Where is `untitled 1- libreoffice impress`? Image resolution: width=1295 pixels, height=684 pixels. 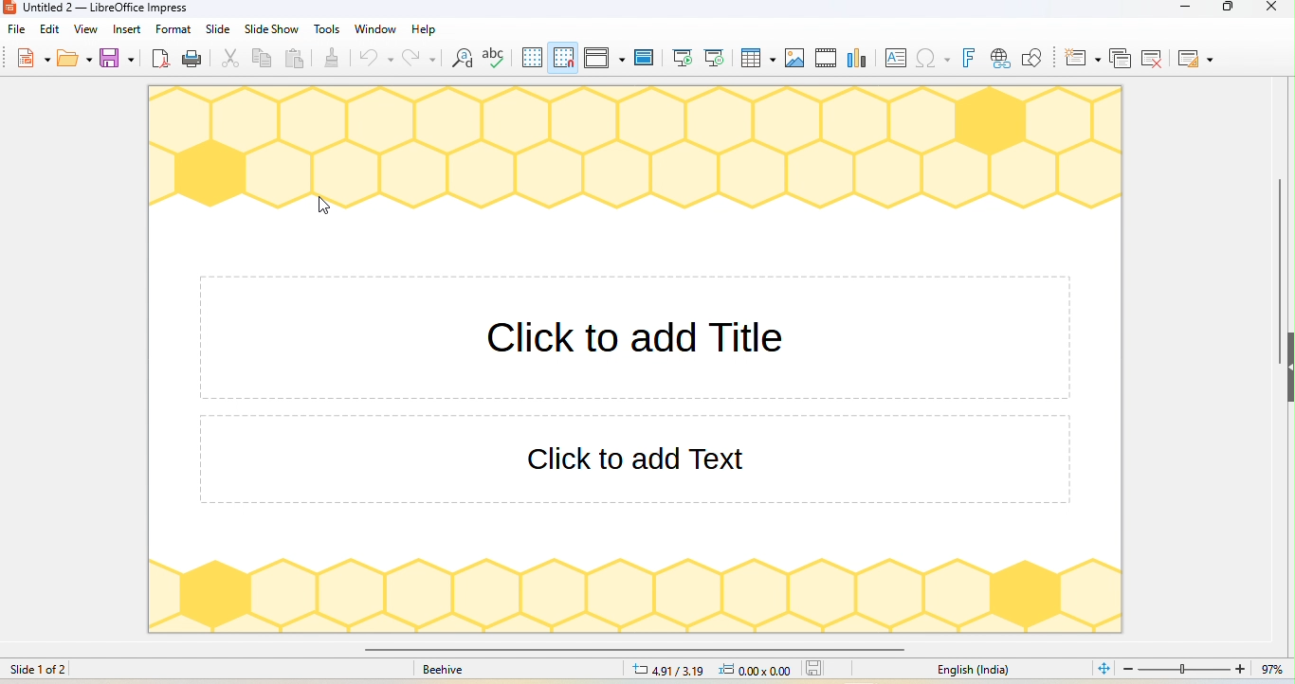 untitled 1- libreoffice impress is located at coordinates (119, 9).